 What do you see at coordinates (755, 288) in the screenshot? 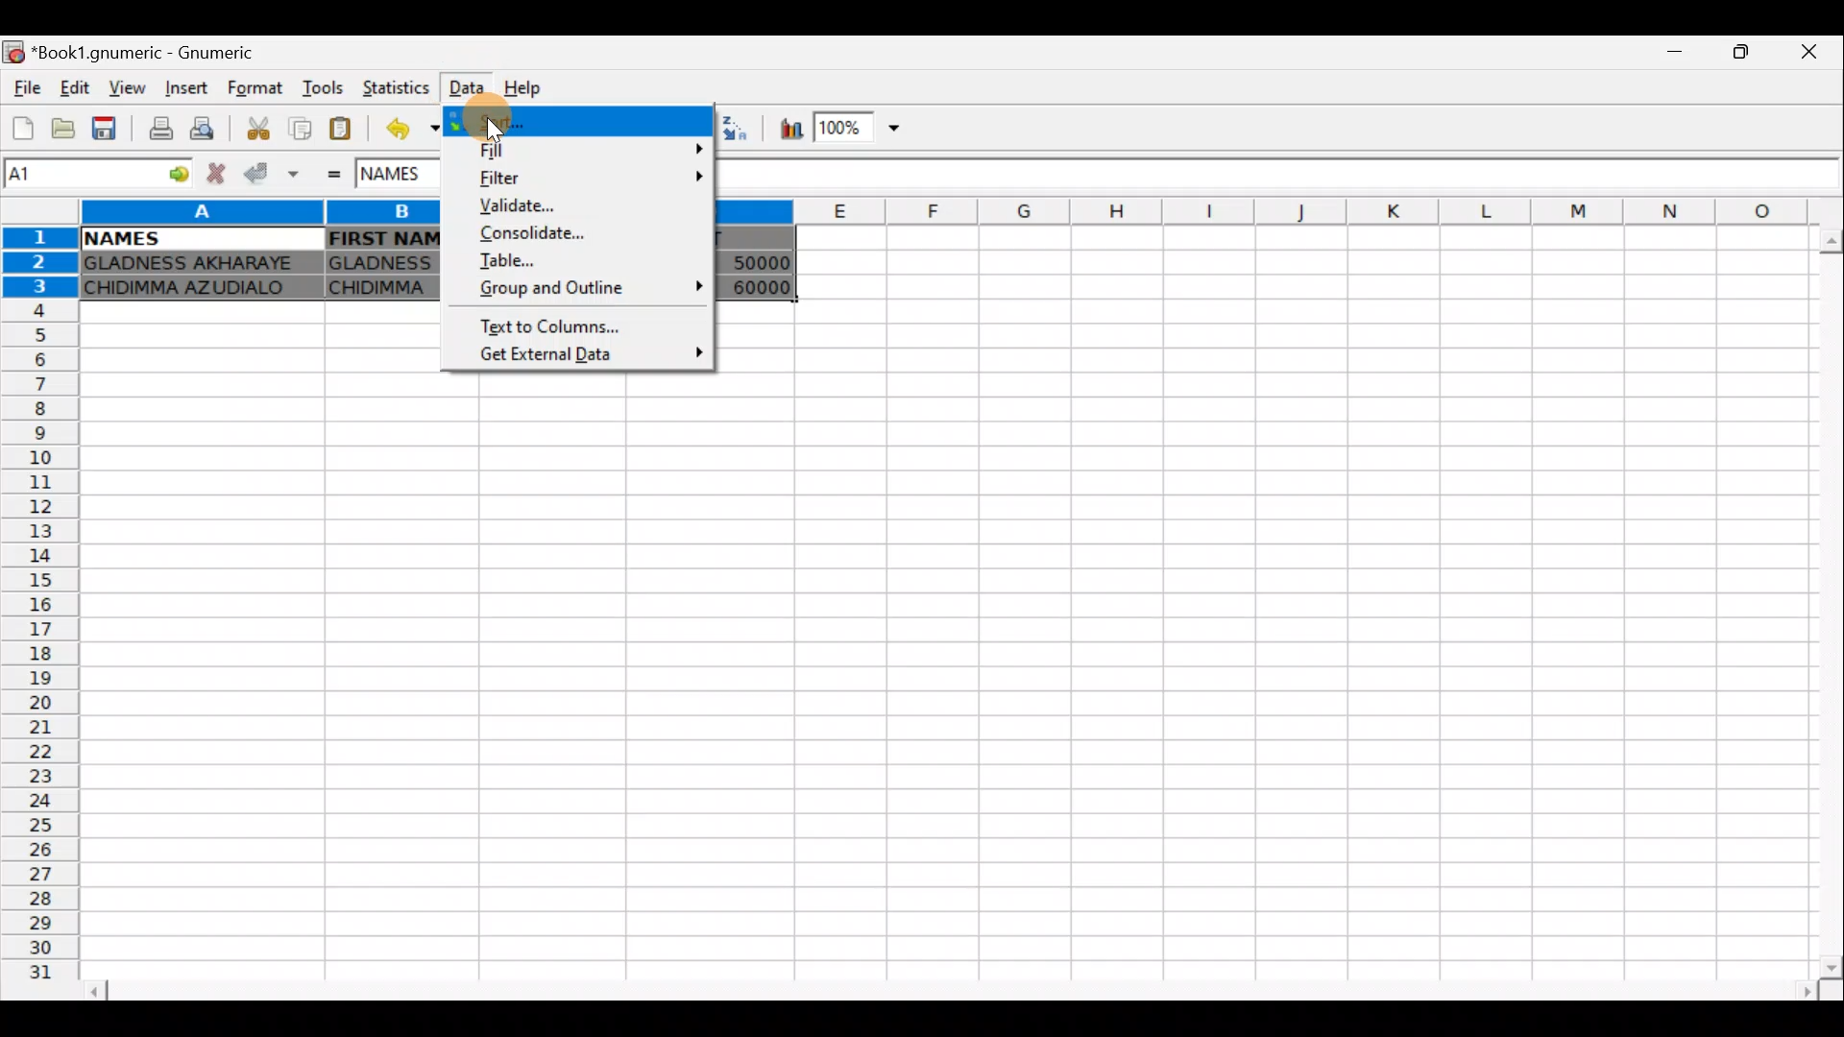
I see `60000` at bounding box center [755, 288].